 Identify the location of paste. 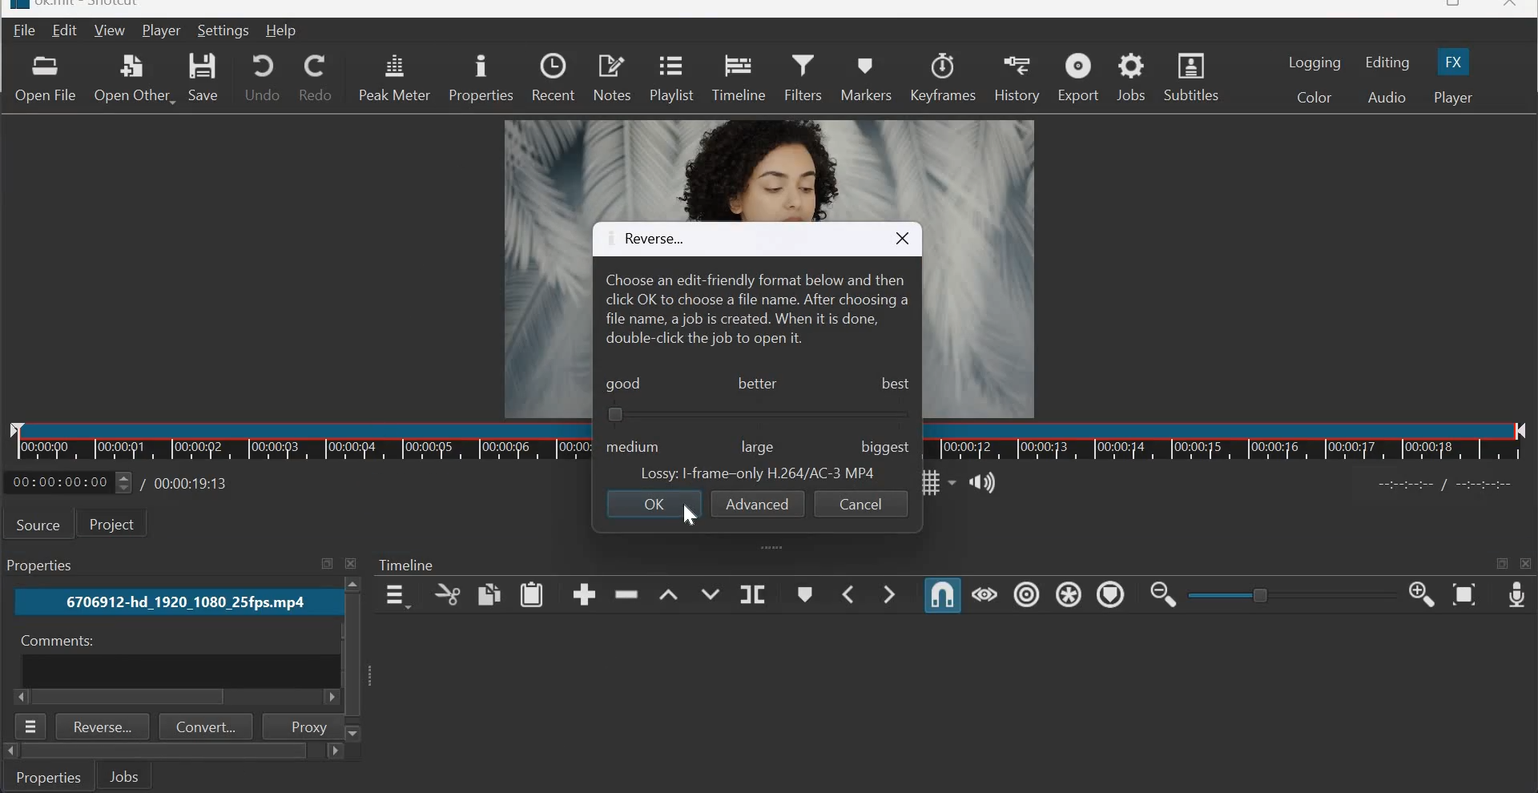
(533, 594).